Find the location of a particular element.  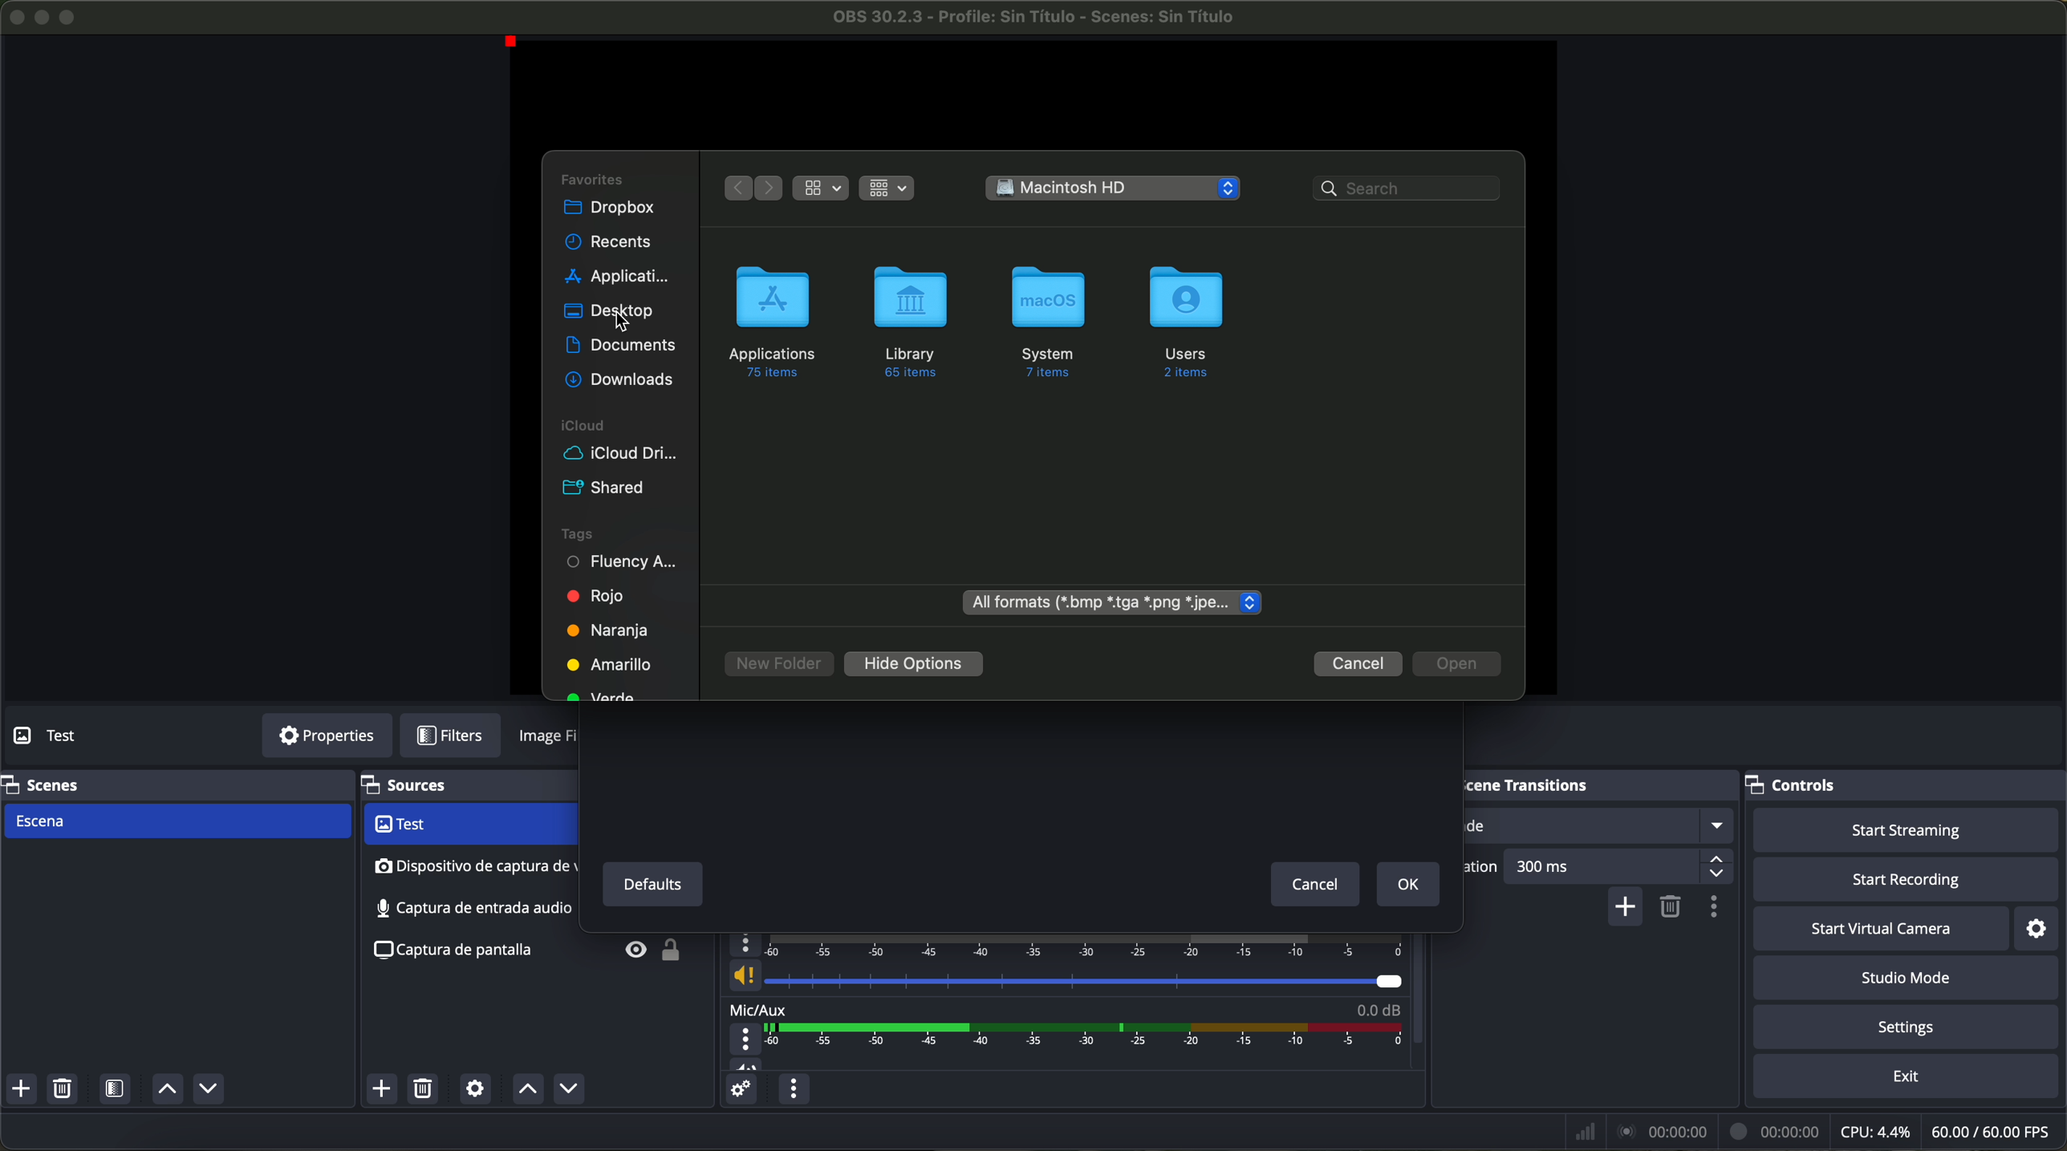

fade is located at coordinates (1599, 825).